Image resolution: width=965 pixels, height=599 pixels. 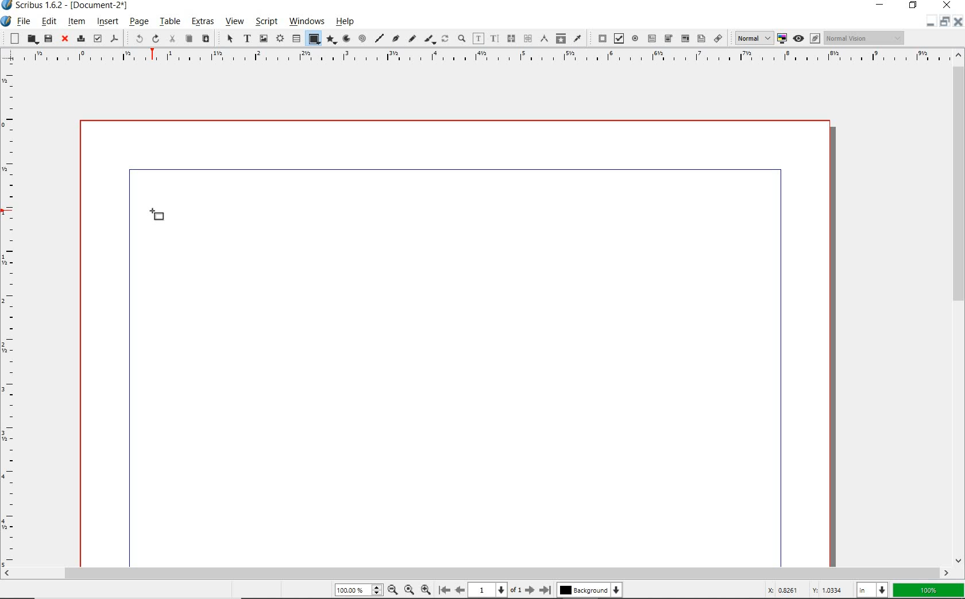 I want to click on pdf check box, so click(x=617, y=38).